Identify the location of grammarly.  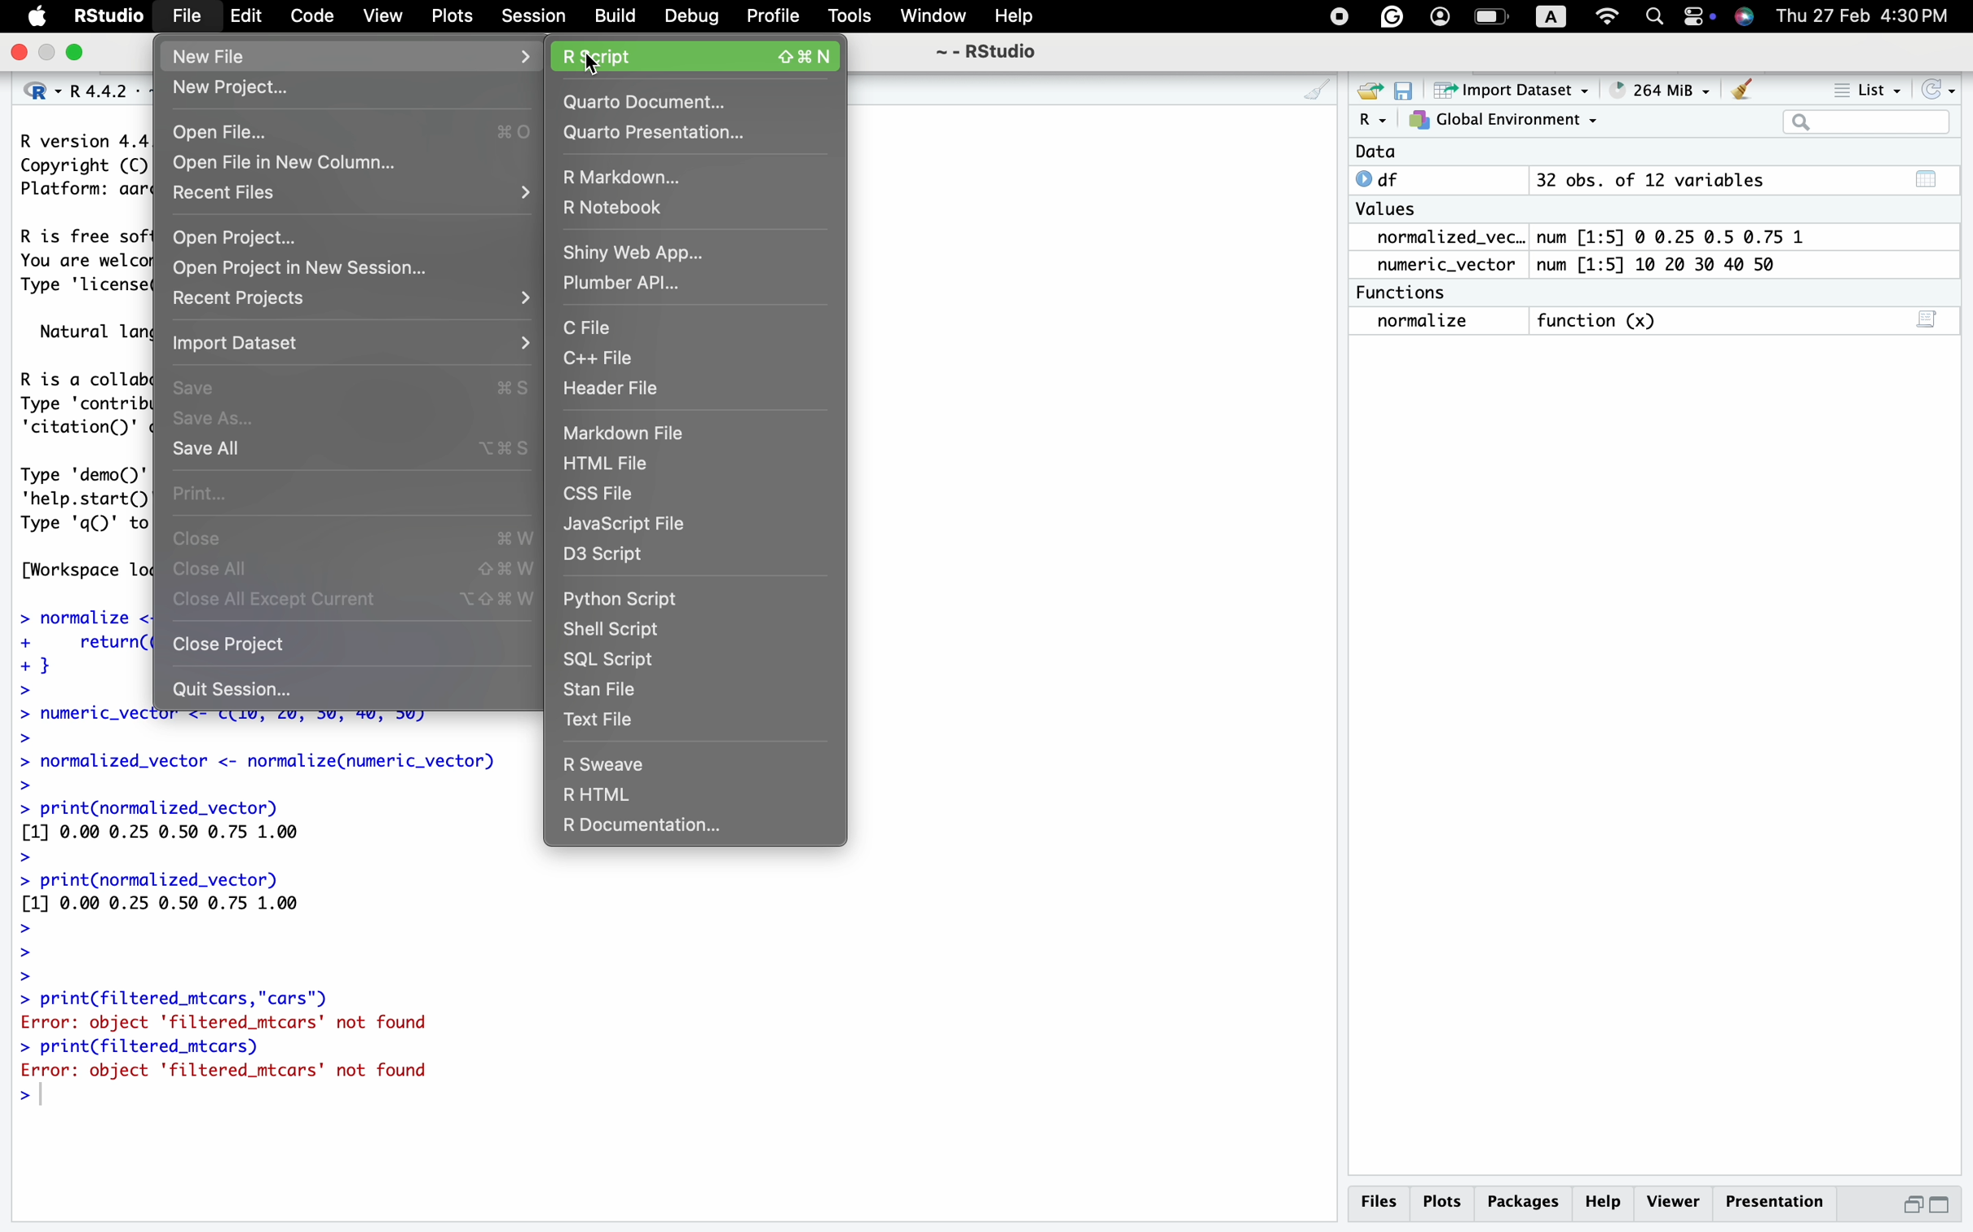
(1391, 15).